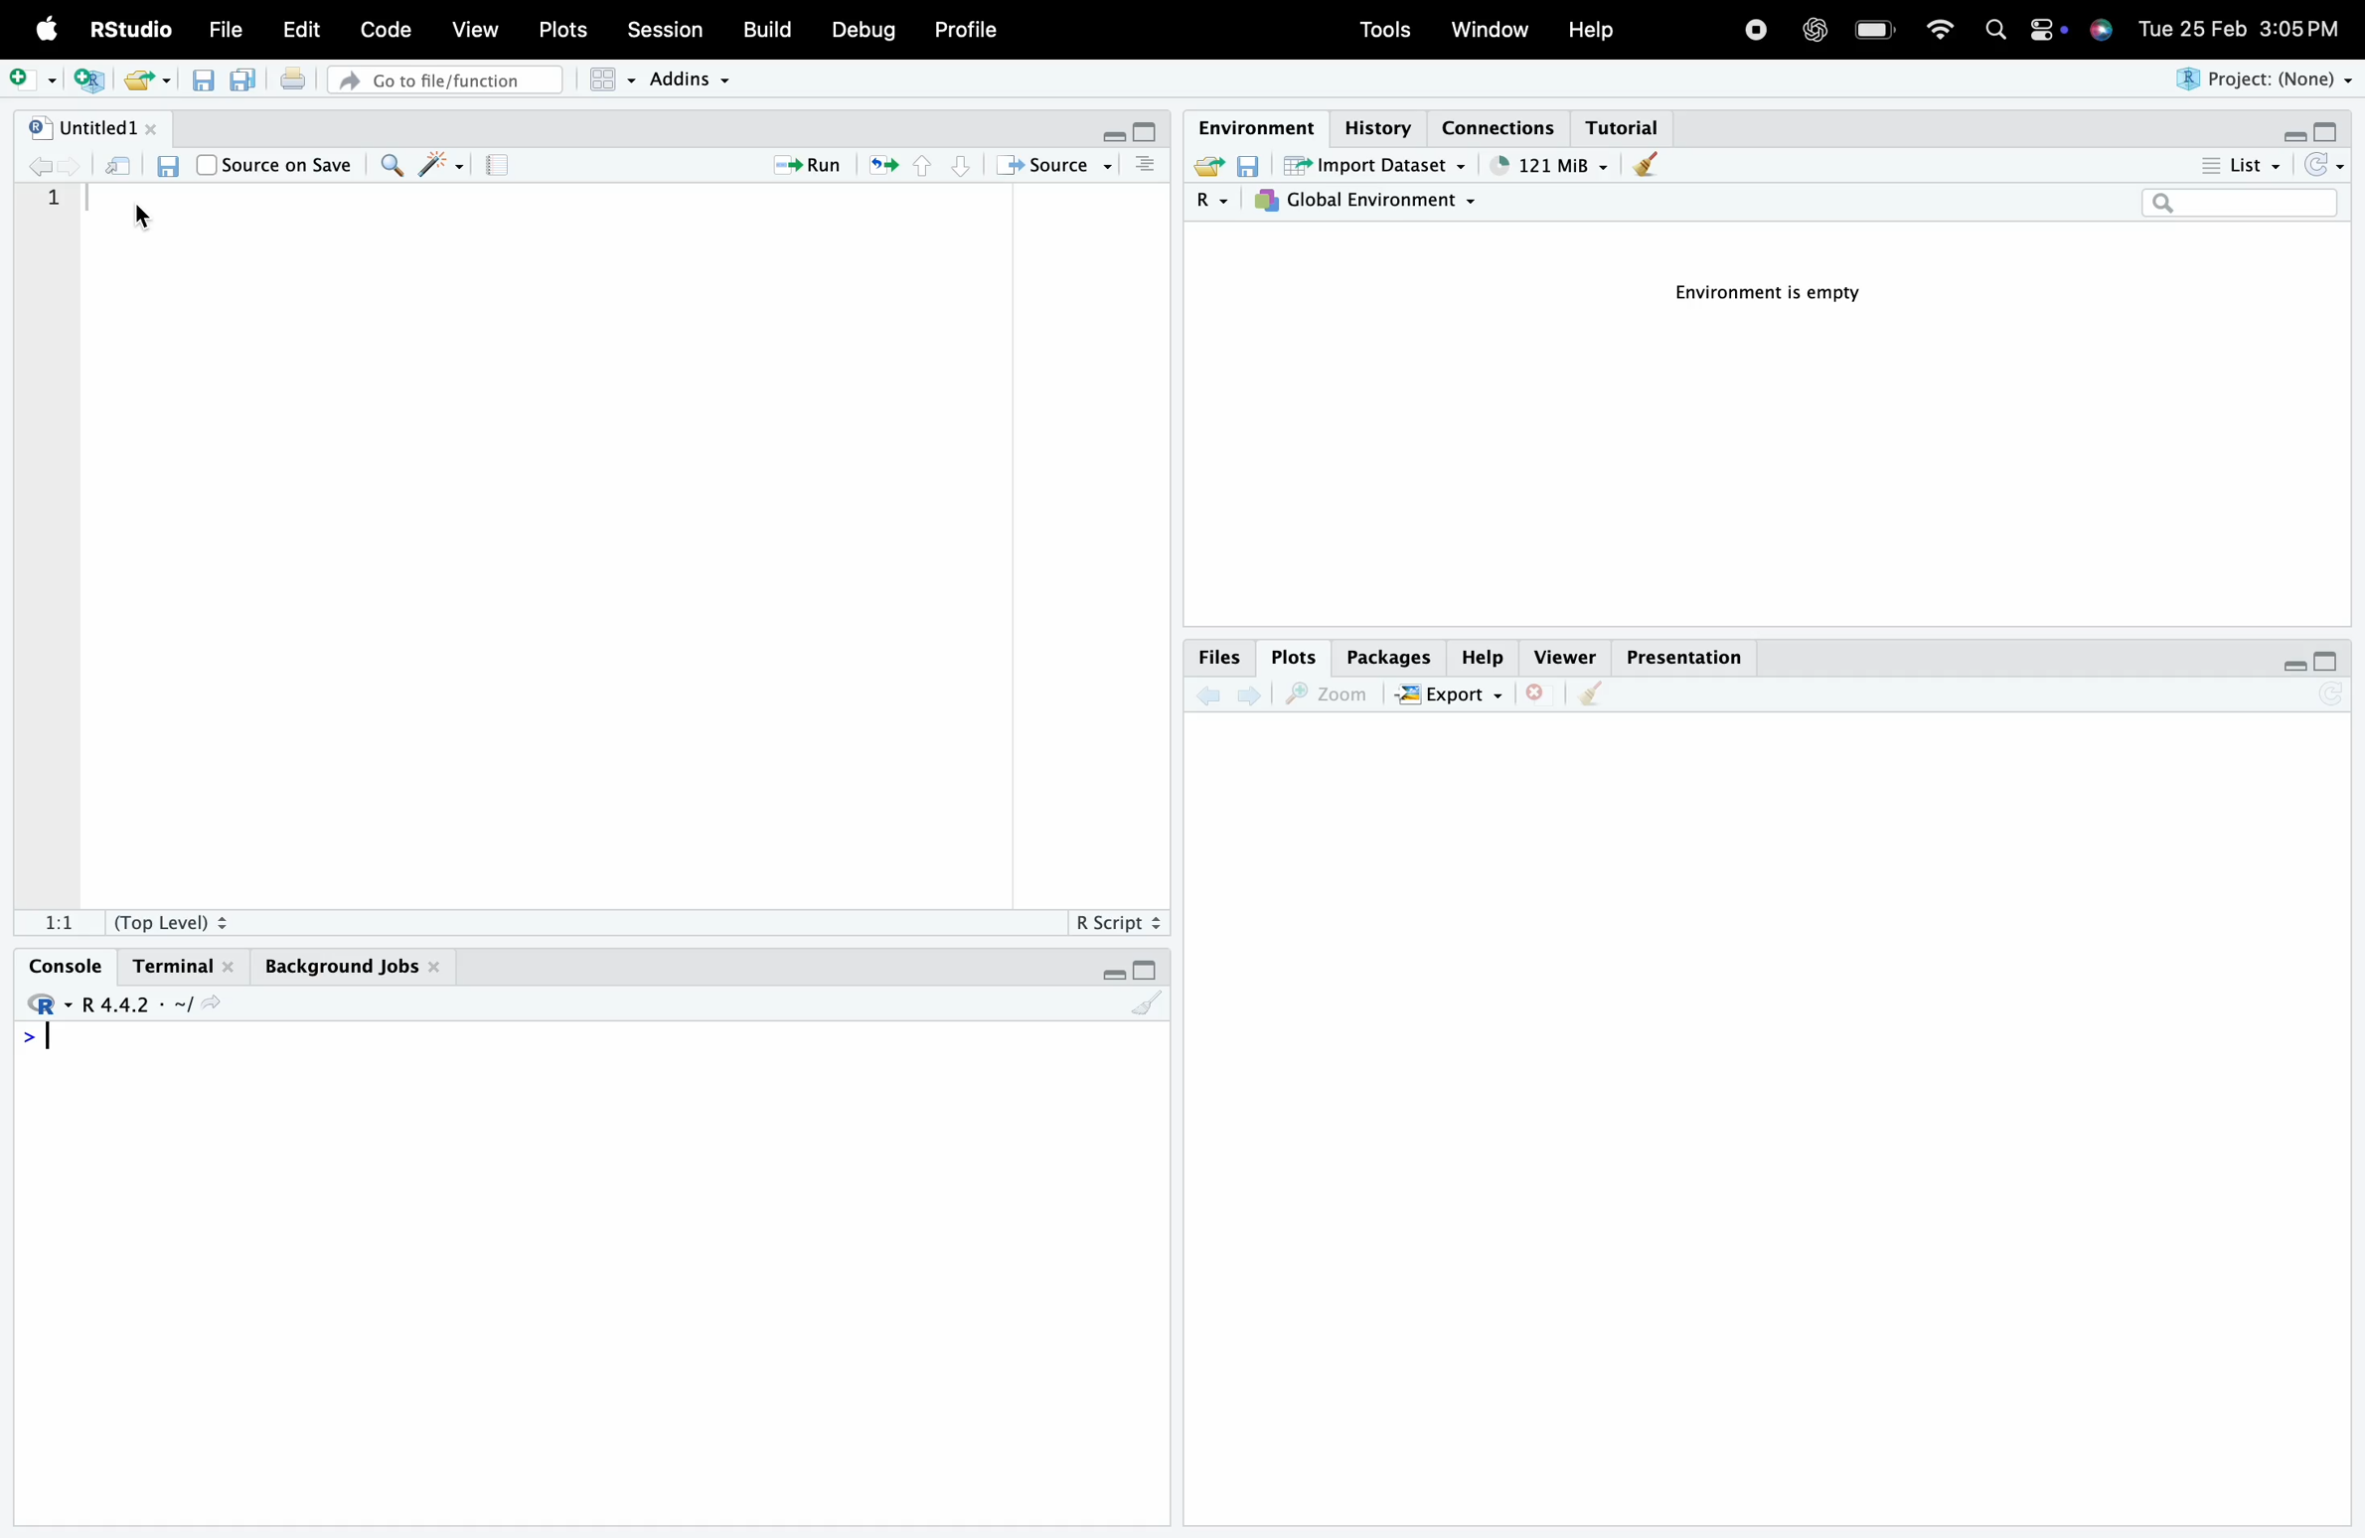  Describe the element at coordinates (1755, 32) in the screenshot. I see `Recording` at that location.